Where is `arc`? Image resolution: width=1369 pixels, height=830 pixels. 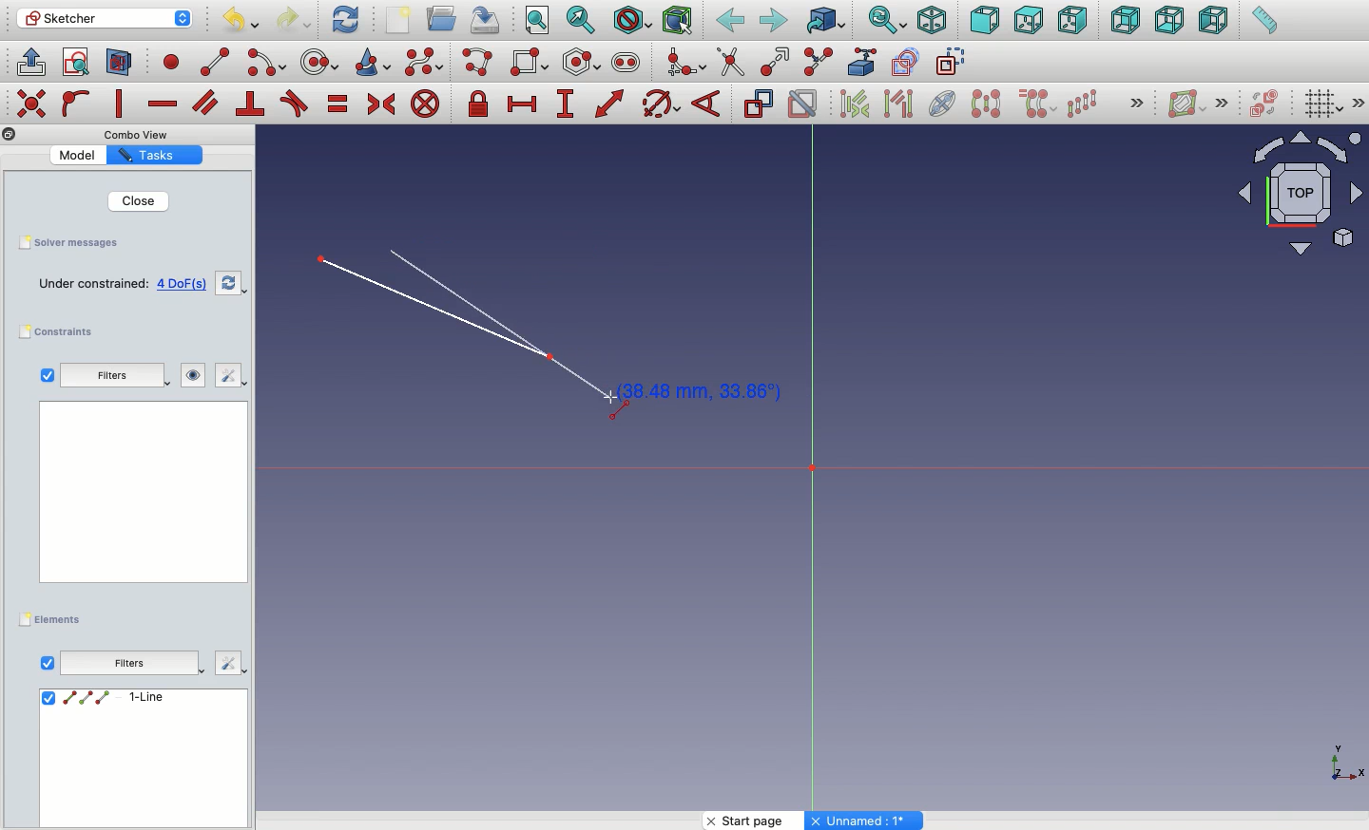 arc is located at coordinates (267, 63).